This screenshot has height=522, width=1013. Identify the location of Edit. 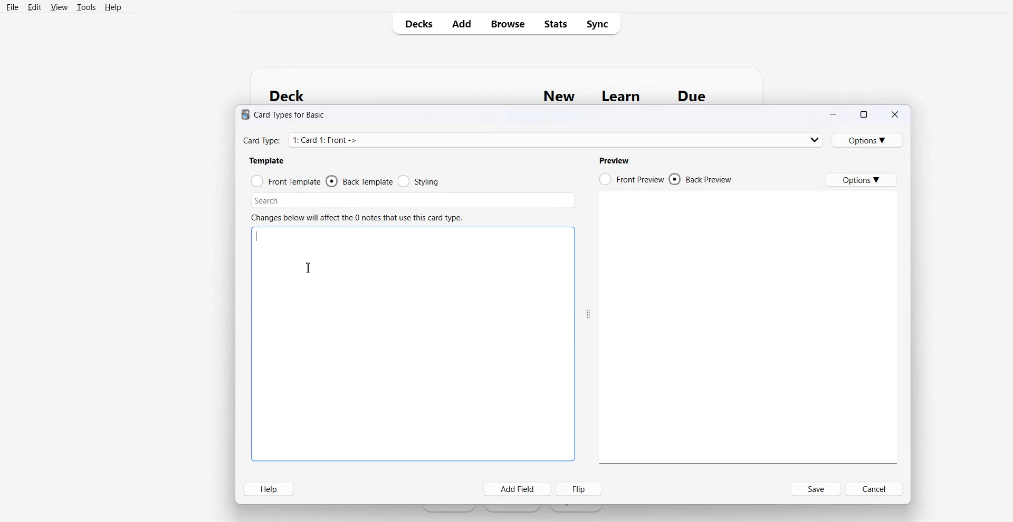
(34, 7).